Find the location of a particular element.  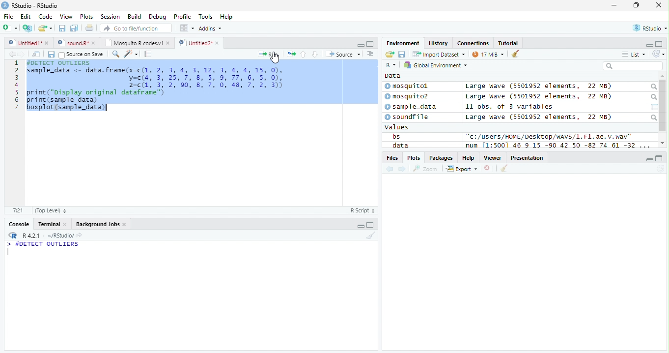

minimize is located at coordinates (649, 159).